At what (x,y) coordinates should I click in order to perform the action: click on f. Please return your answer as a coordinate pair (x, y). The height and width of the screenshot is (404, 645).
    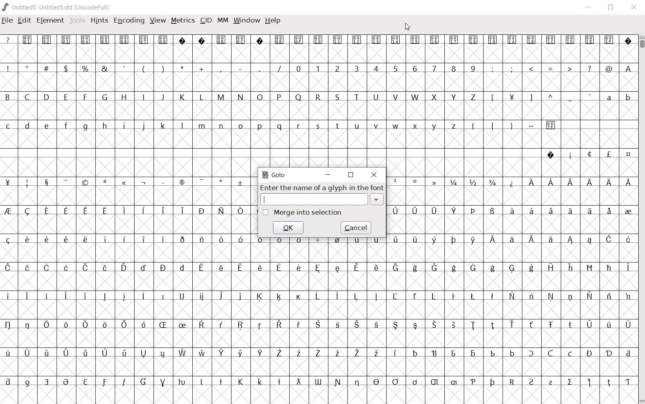
    Looking at the image, I should click on (66, 127).